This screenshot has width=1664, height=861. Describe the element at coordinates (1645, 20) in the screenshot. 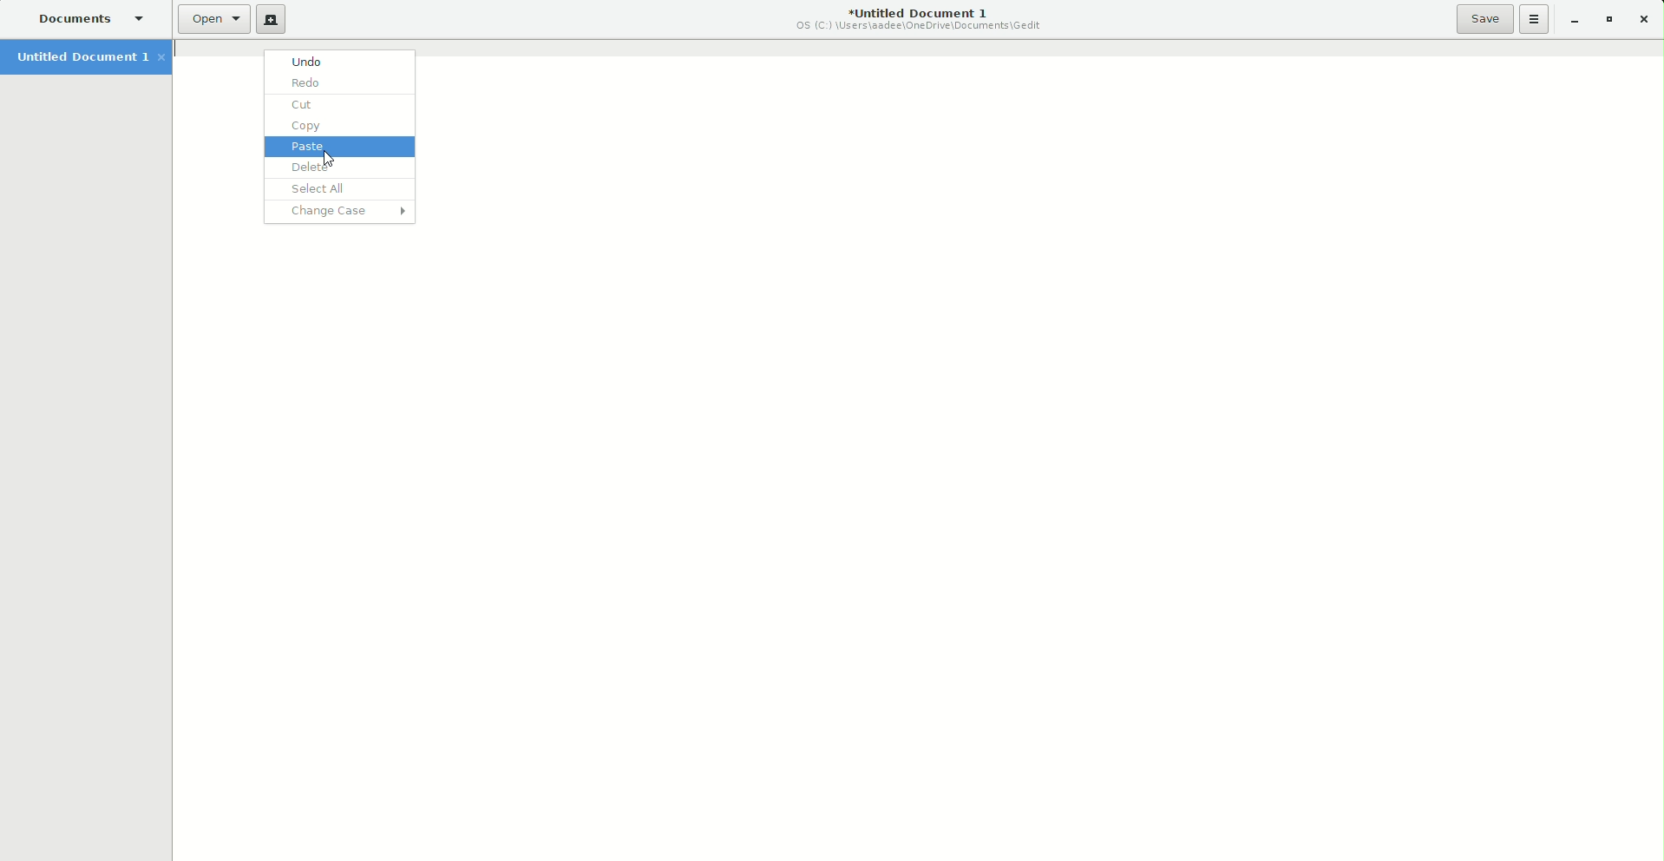

I see `Close` at that location.